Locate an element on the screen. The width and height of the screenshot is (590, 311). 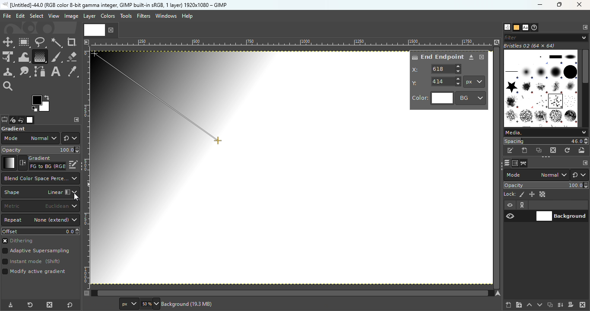
Tools is located at coordinates (127, 18).